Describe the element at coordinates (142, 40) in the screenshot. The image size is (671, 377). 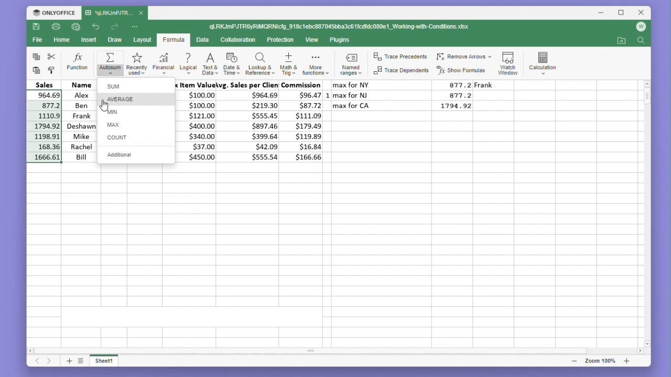
I see `Layout` at that location.